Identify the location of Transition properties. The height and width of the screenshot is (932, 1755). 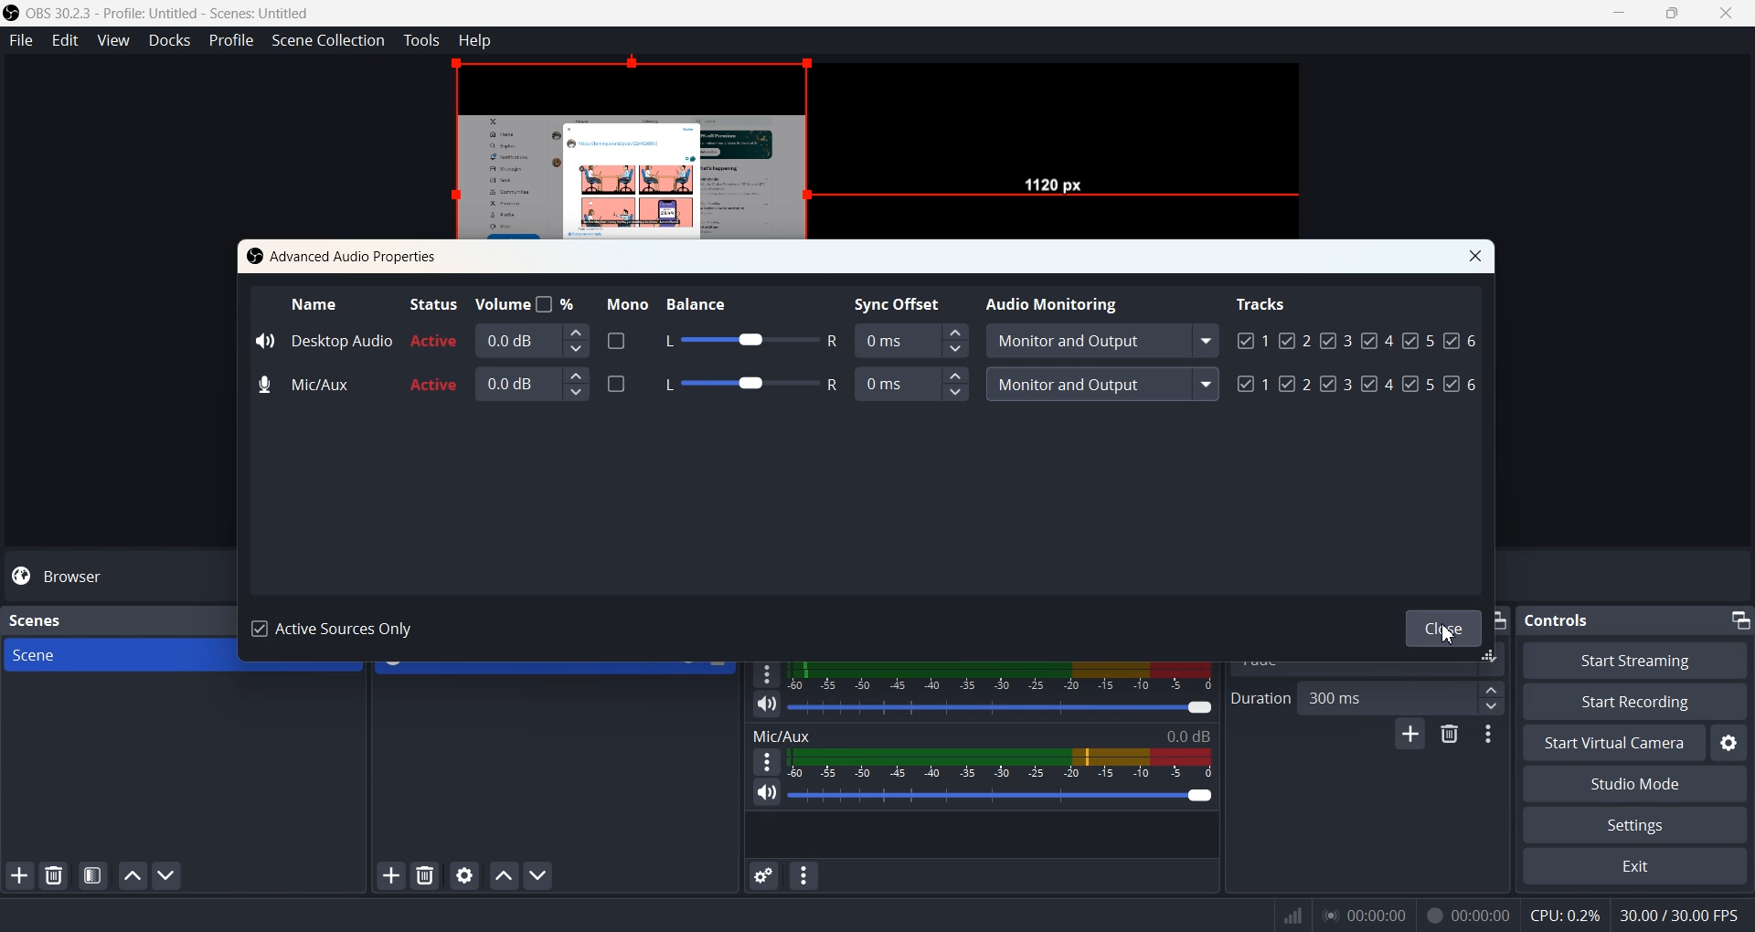
(1492, 736).